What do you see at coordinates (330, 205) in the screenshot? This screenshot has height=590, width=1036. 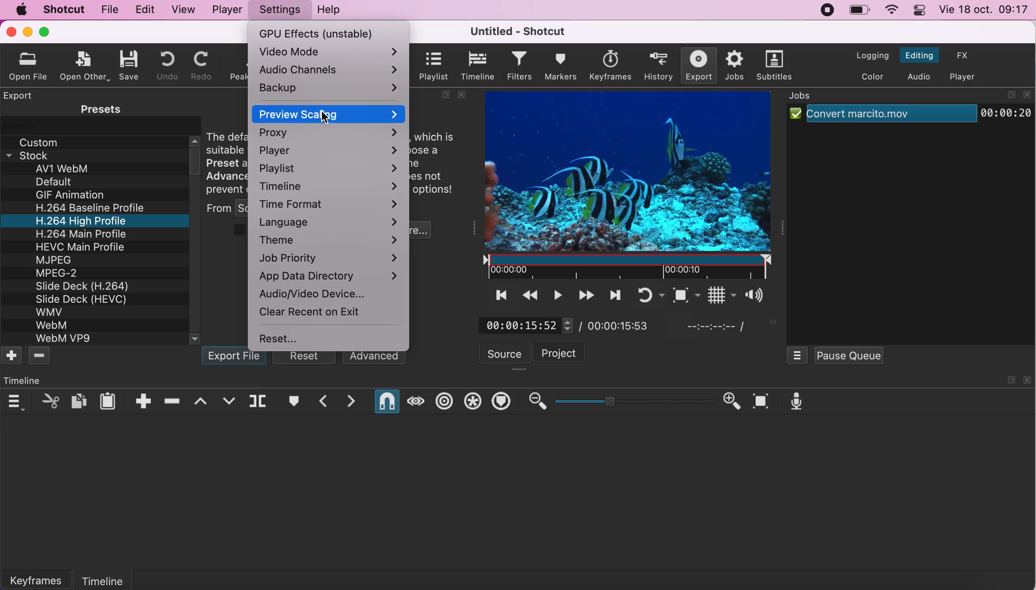 I see `time format` at bounding box center [330, 205].